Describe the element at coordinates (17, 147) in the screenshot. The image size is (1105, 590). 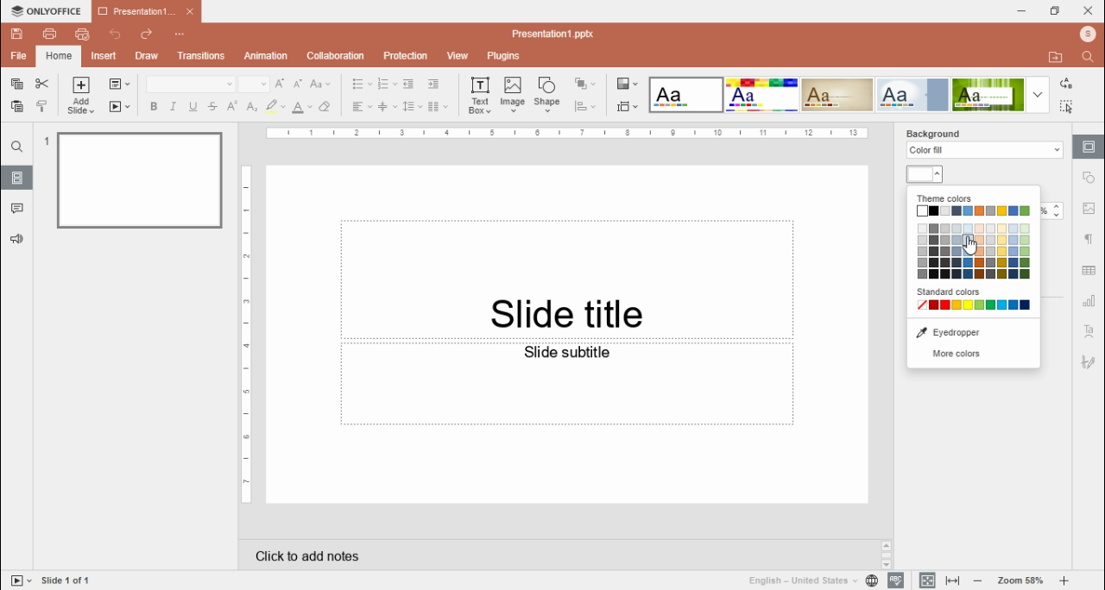
I see `find` at that location.